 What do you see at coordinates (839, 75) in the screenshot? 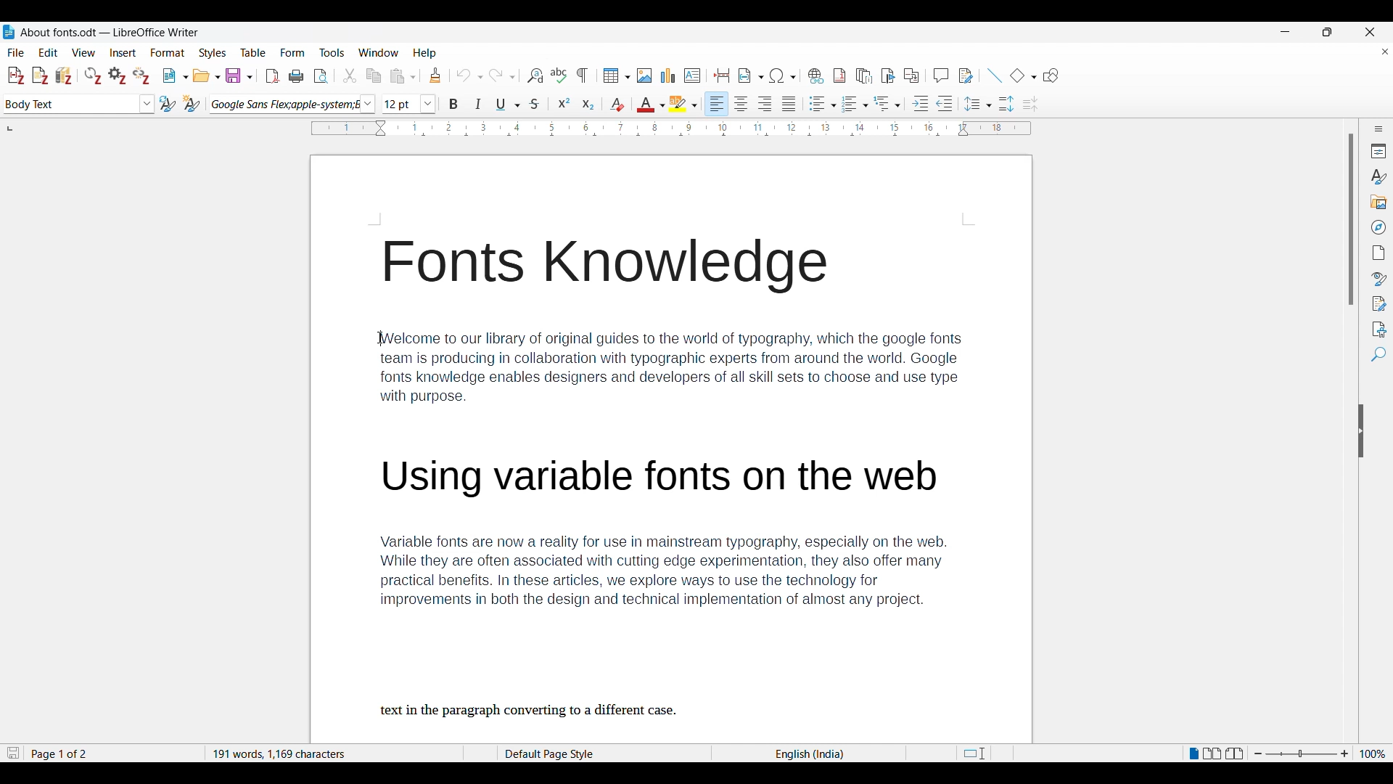
I see `Insert footnote` at bounding box center [839, 75].